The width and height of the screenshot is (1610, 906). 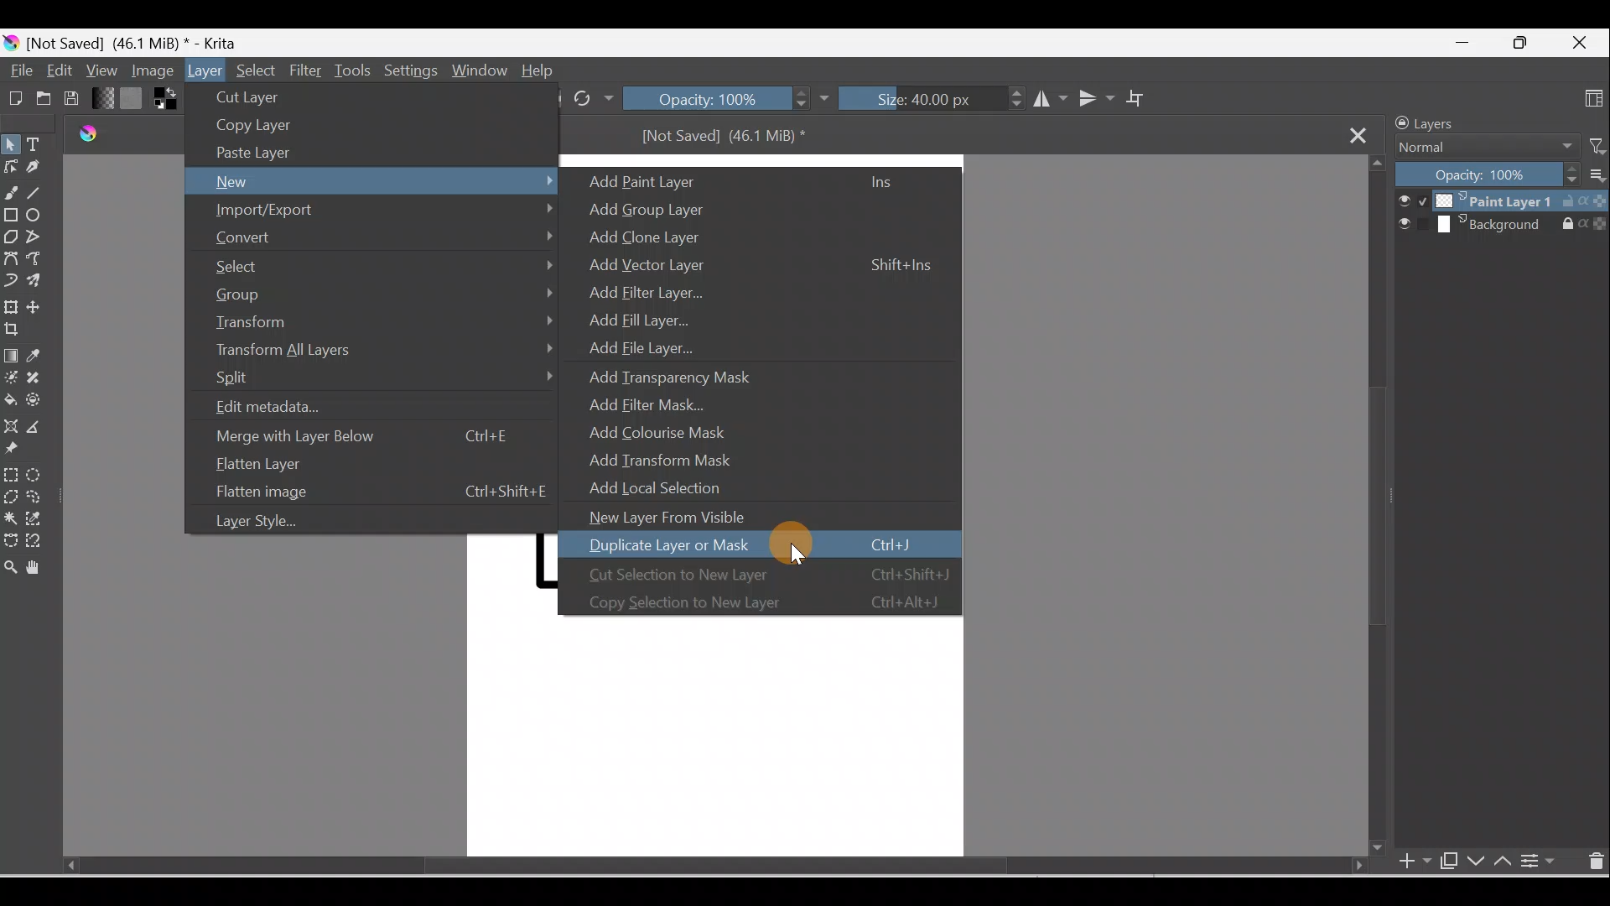 I want to click on Calligraphy, so click(x=36, y=169).